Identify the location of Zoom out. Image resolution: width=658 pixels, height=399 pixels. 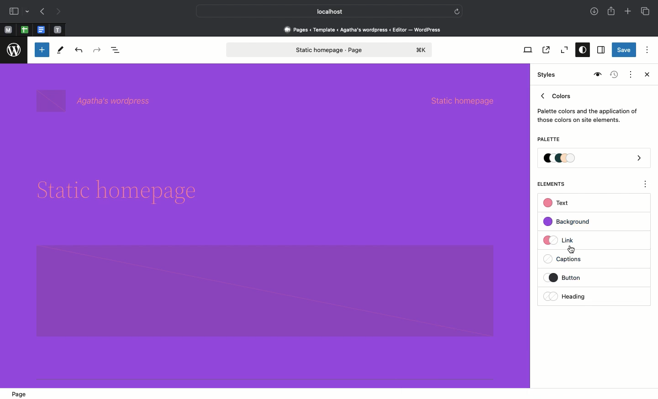
(563, 50).